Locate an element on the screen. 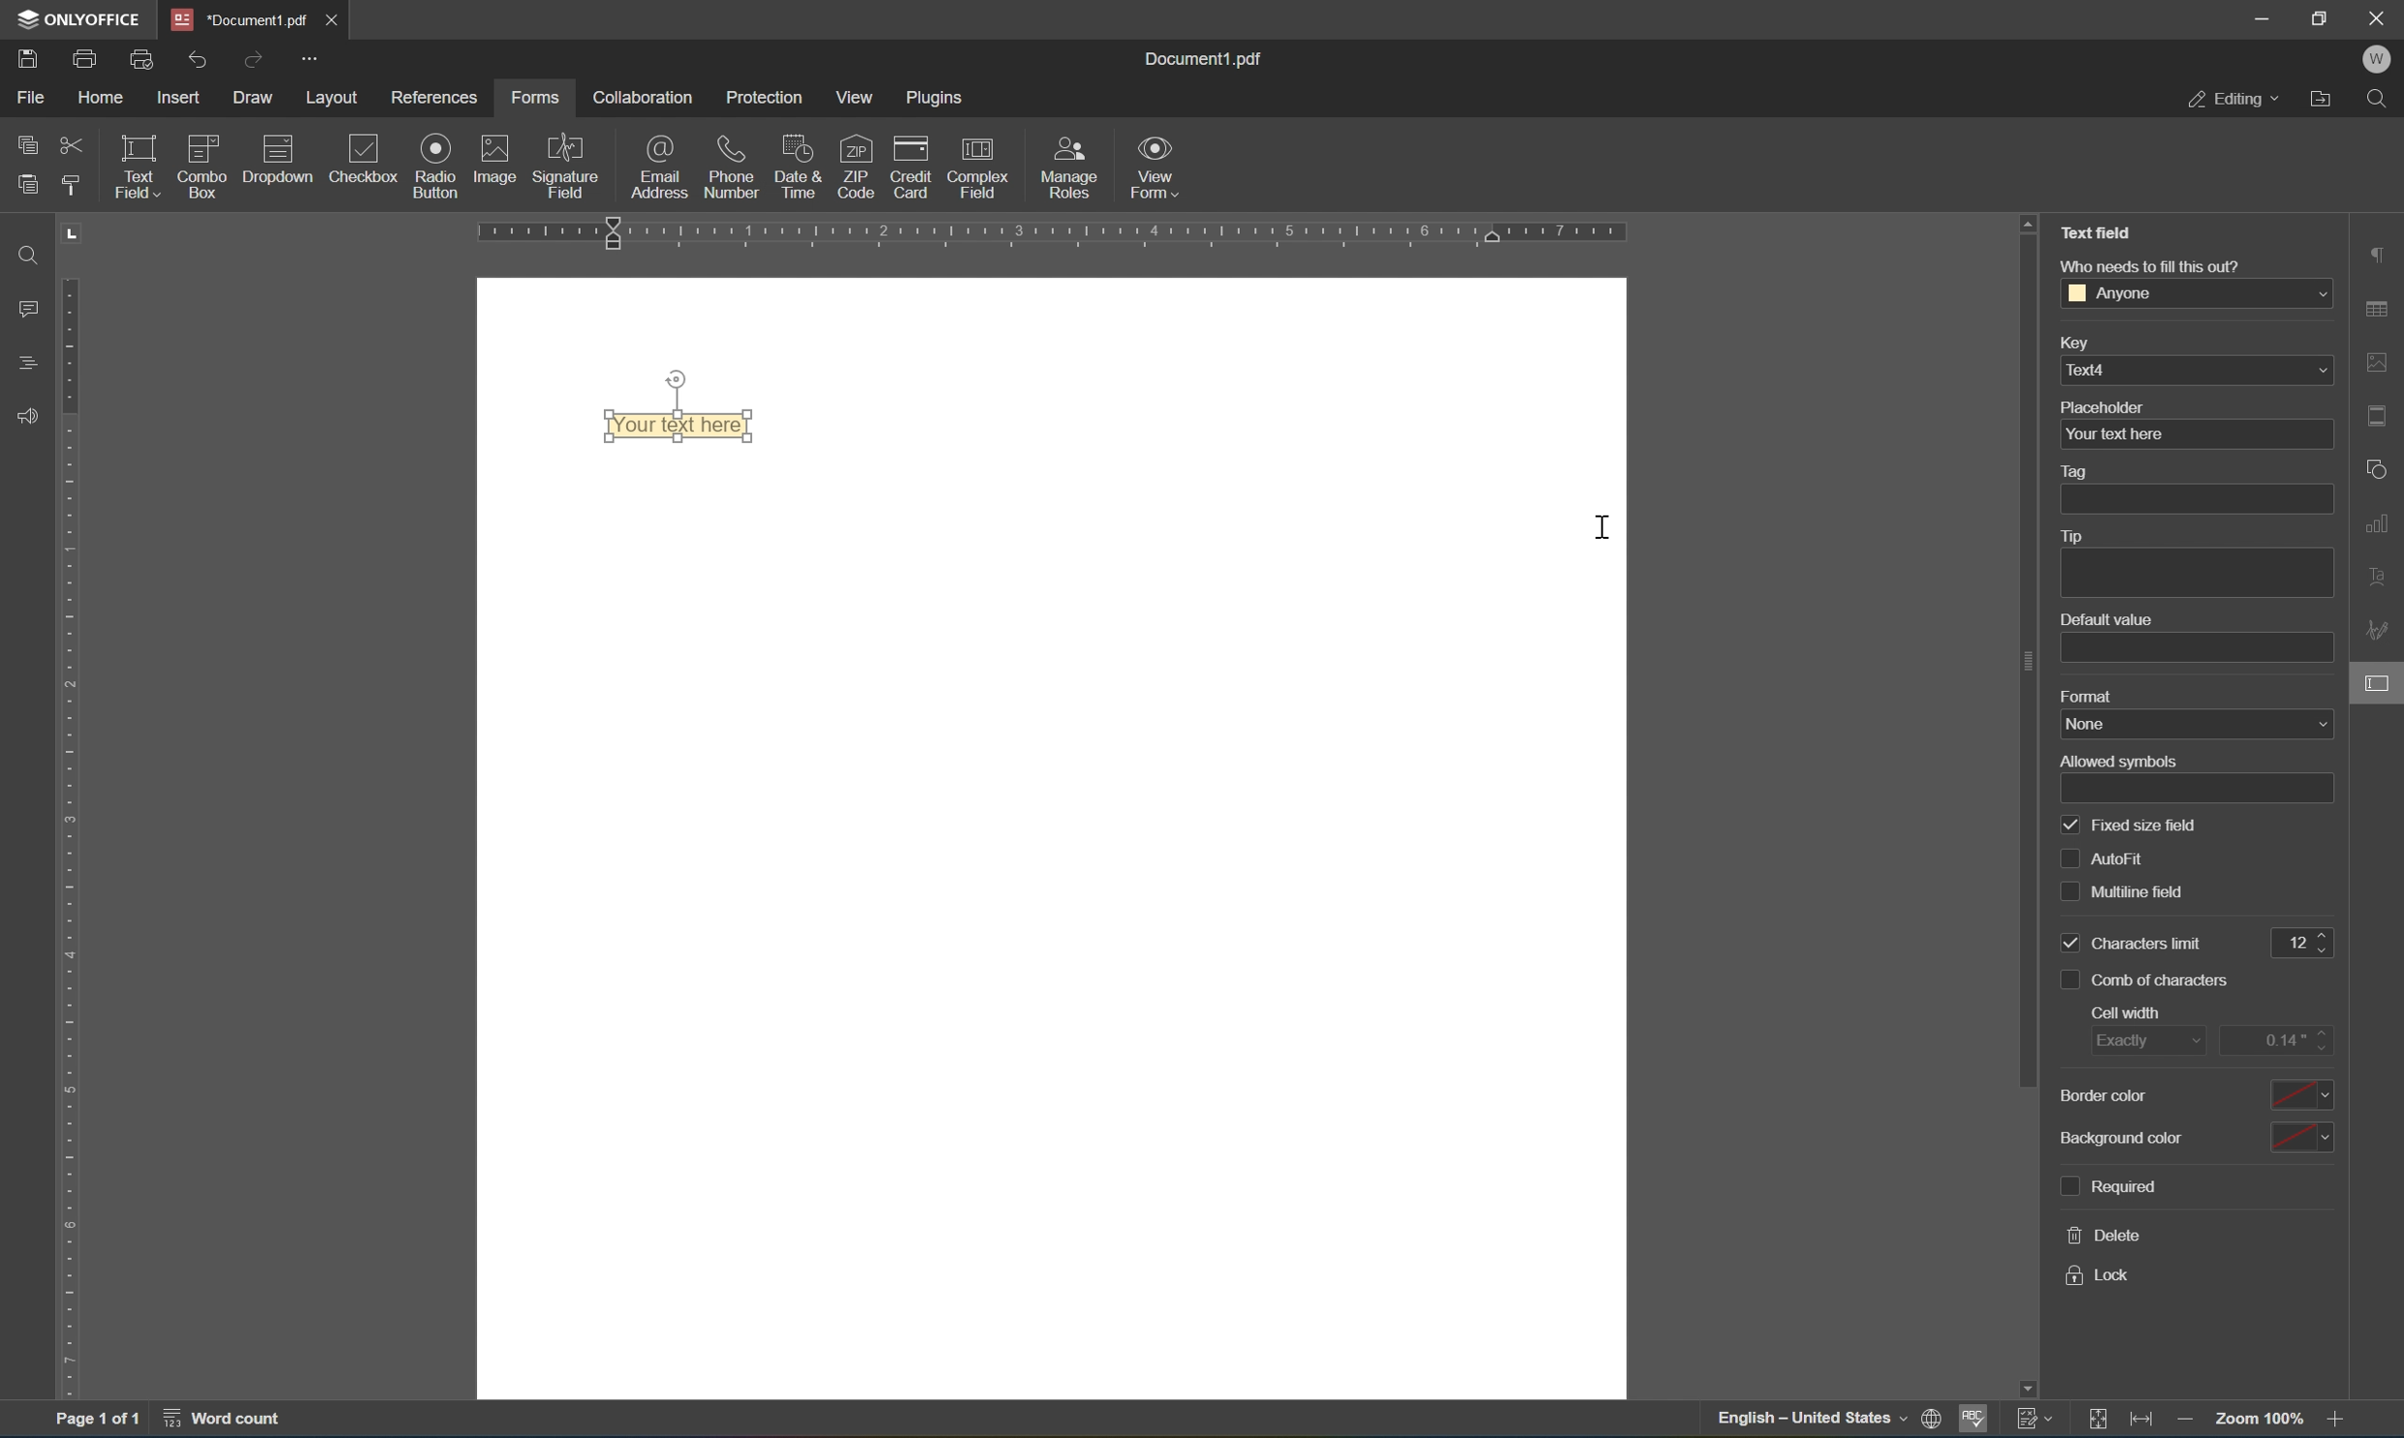 This screenshot has width=2404, height=1438. paste is located at coordinates (28, 184).